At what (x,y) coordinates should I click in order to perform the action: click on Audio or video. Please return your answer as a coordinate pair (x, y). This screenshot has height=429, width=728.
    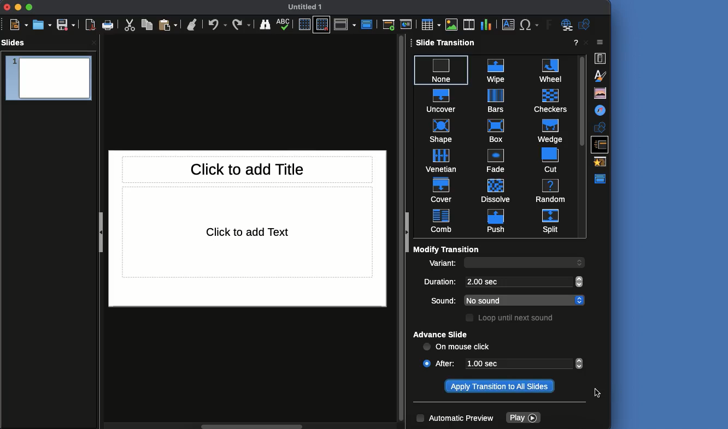
    Looking at the image, I should click on (468, 23).